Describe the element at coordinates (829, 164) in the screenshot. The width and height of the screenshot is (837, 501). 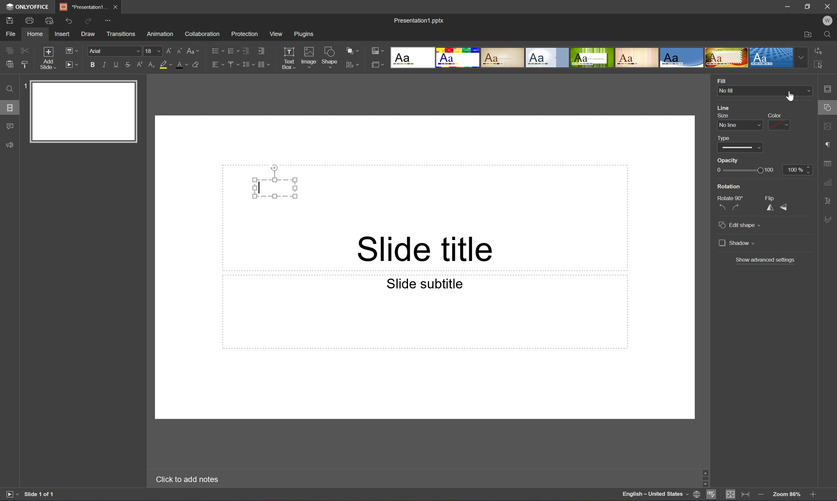
I see `table settings` at that location.